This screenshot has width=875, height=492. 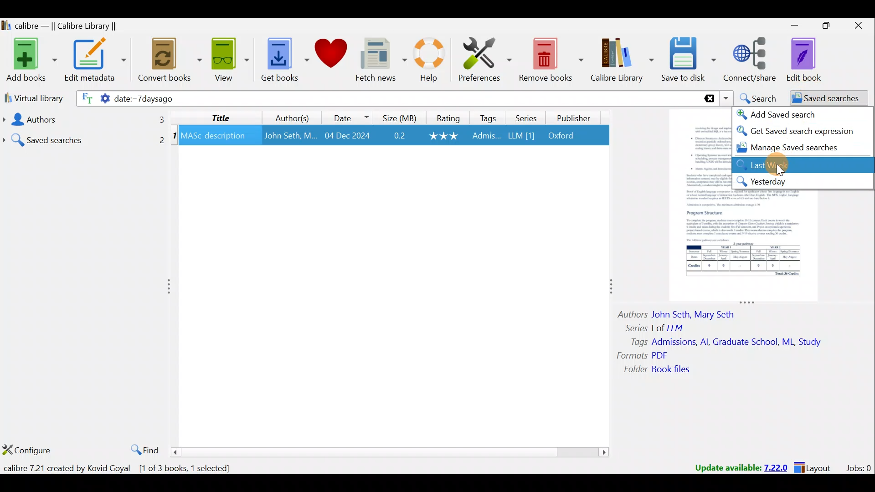 What do you see at coordinates (797, 131) in the screenshot?
I see `‘Get Saved search expression` at bounding box center [797, 131].